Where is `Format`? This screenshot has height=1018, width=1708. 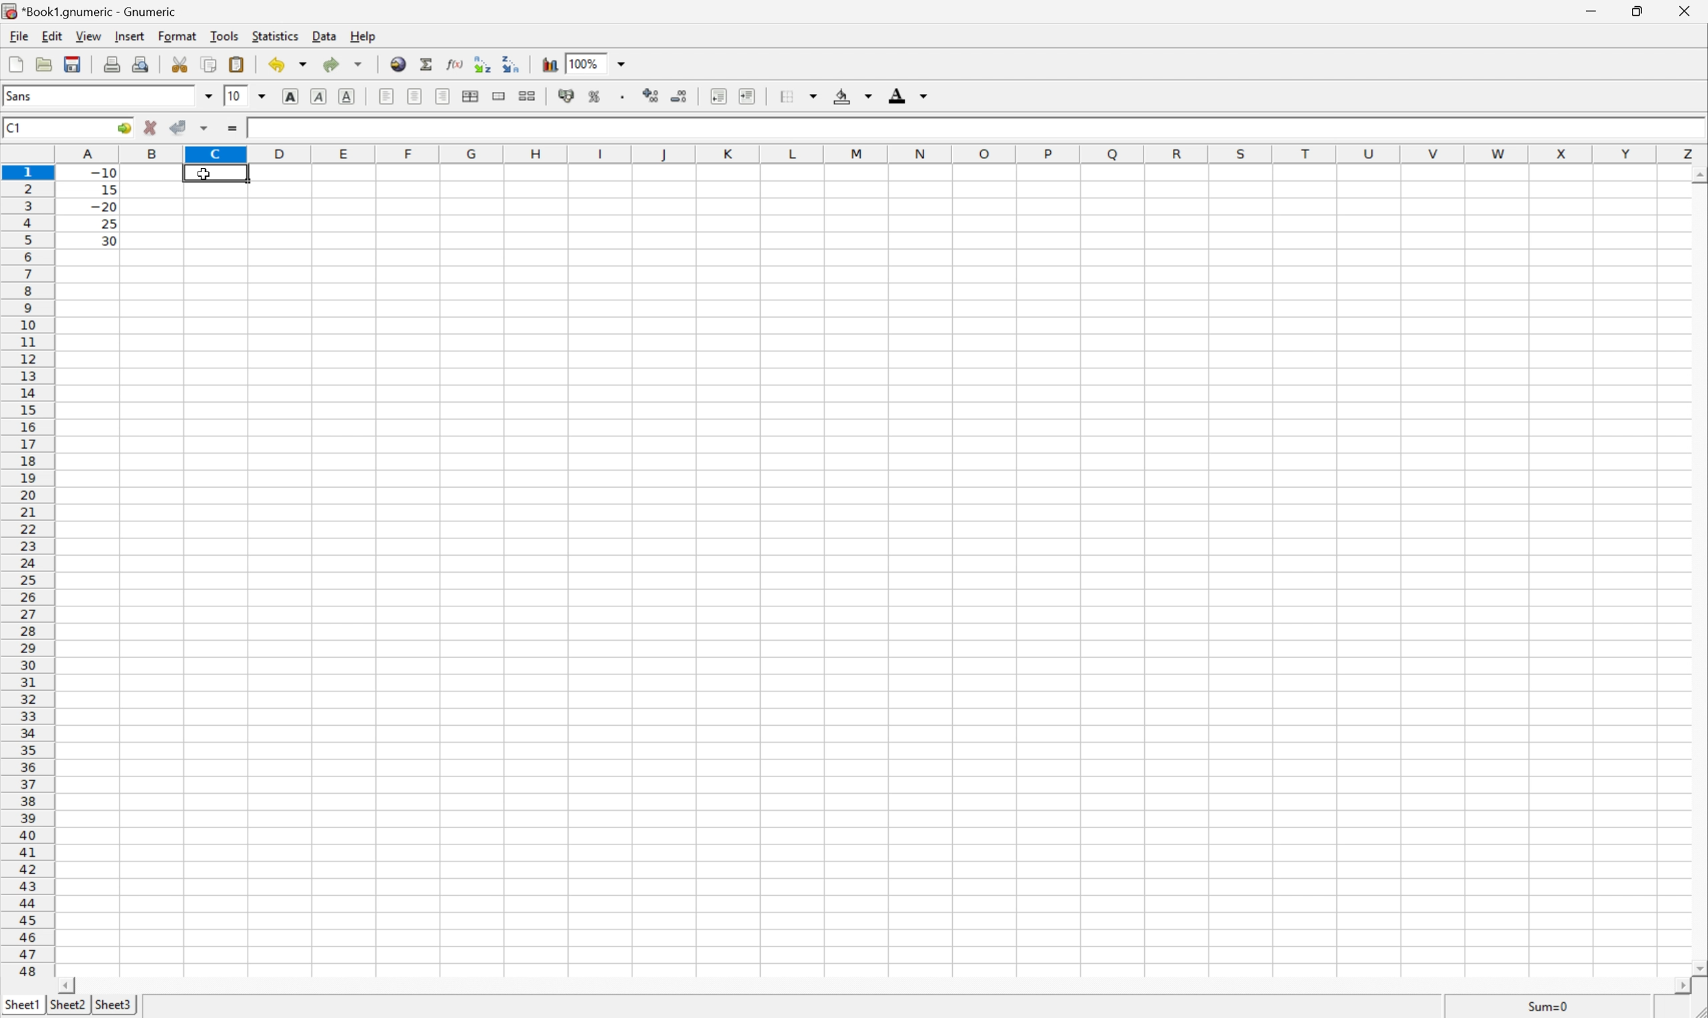
Format is located at coordinates (180, 34).